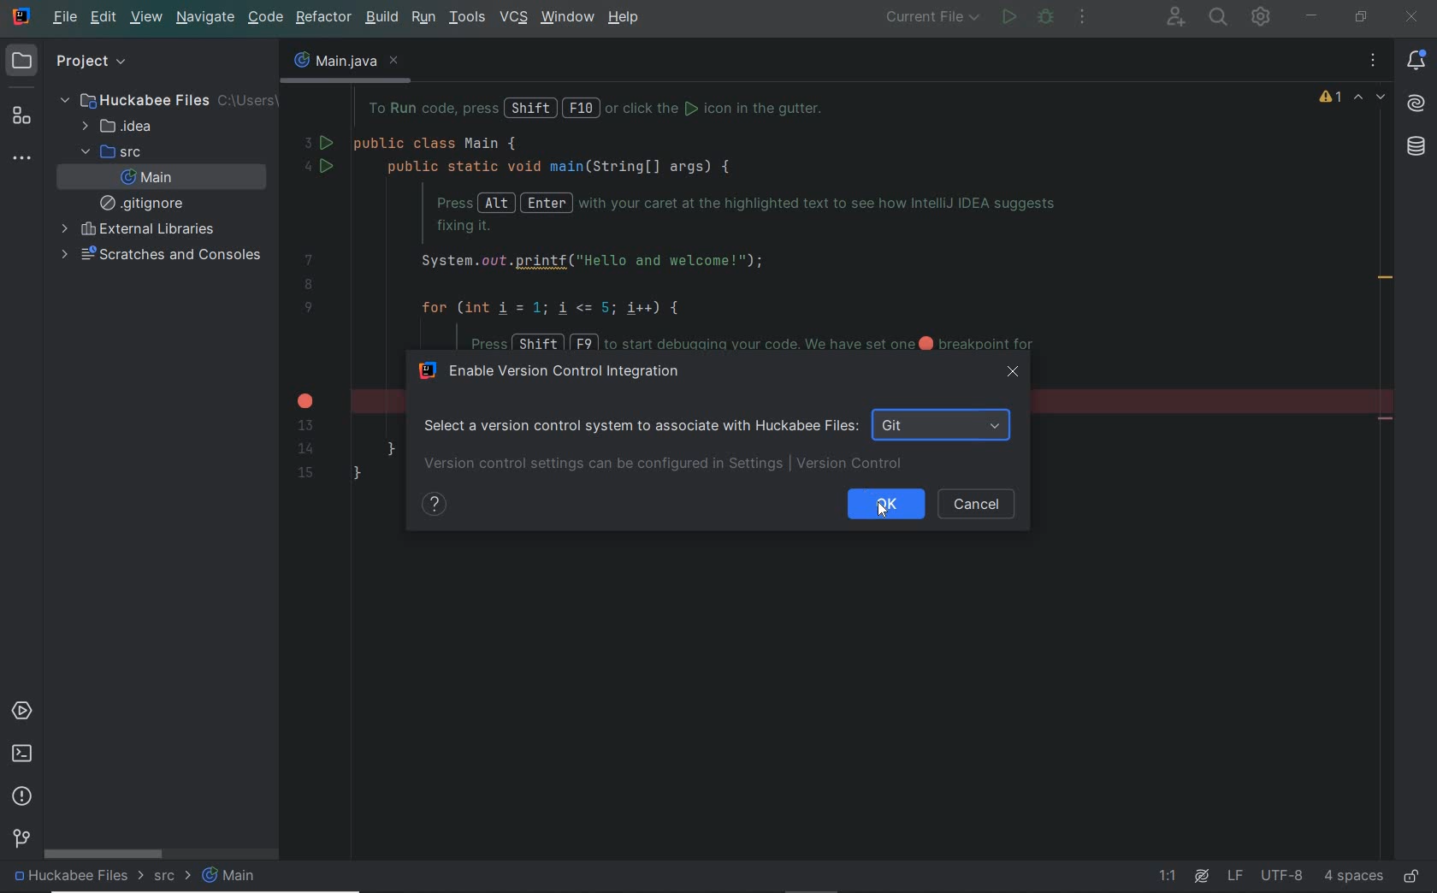  I want to click on structure, so click(21, 116).